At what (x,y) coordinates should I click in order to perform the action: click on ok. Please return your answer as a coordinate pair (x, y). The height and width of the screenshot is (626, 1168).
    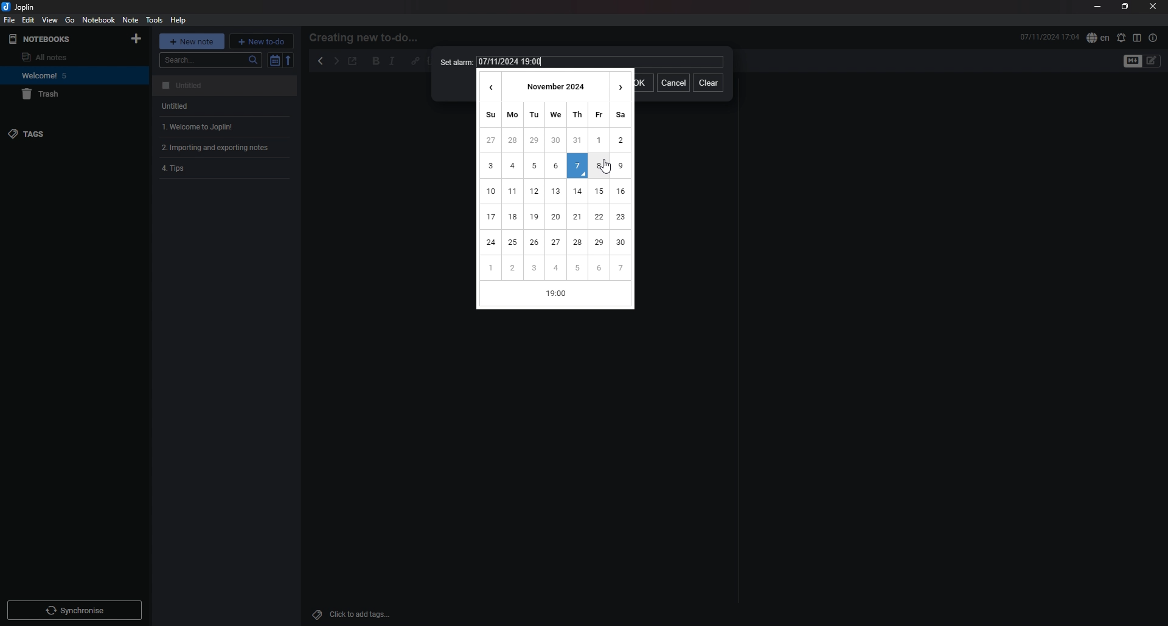
    Looking at the image, I should click on (644, 82).